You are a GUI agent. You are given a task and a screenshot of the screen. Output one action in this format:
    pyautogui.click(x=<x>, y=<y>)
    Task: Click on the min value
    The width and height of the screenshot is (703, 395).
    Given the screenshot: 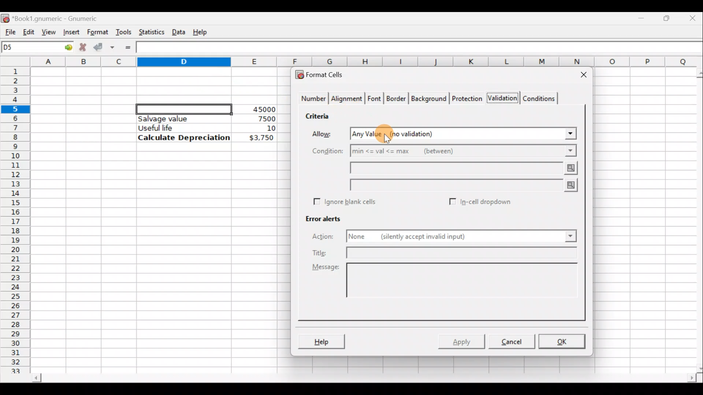 What is the action you would take?
    pyautogui.click(x=464, y=169)
    